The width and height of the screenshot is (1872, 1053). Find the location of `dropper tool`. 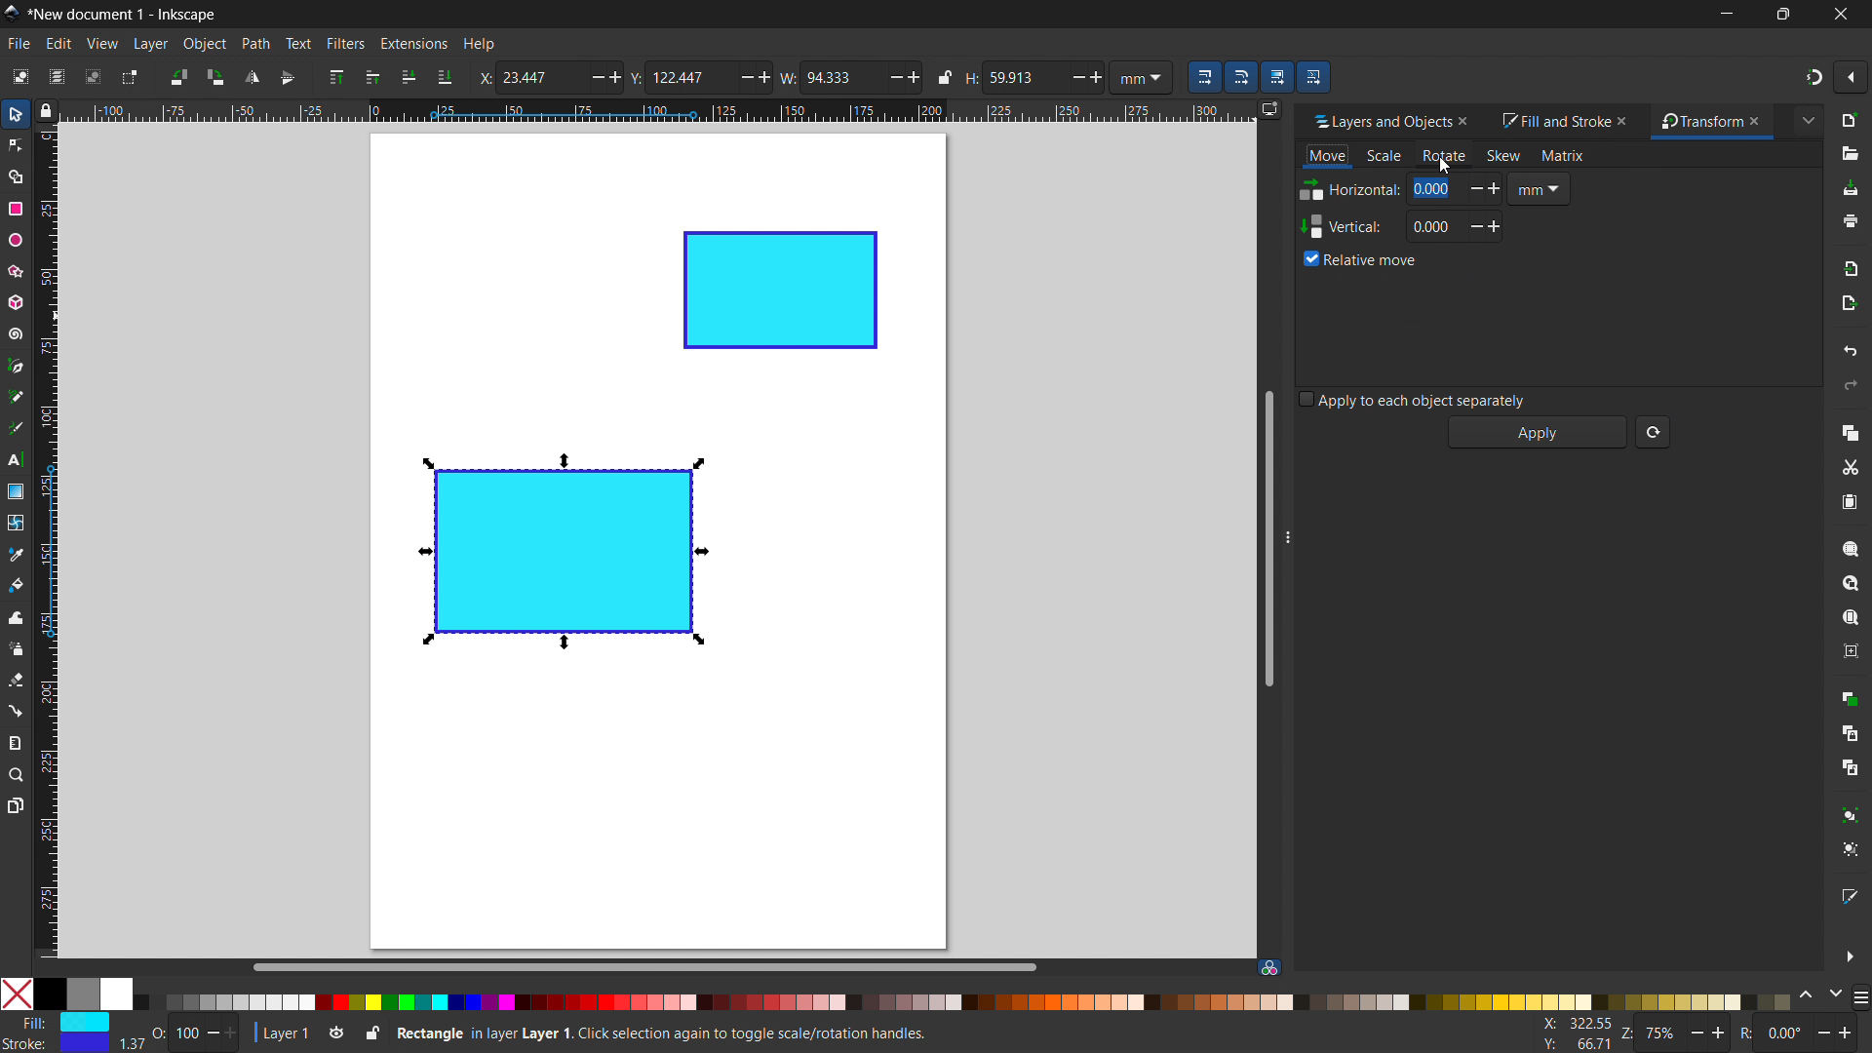

dropper tool is located at coordinates (16, 555).